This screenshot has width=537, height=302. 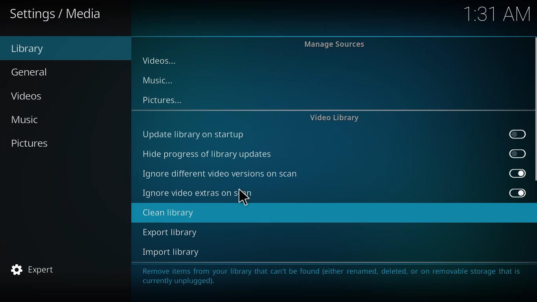 I want to click on import library, so click(x=171, y=252).